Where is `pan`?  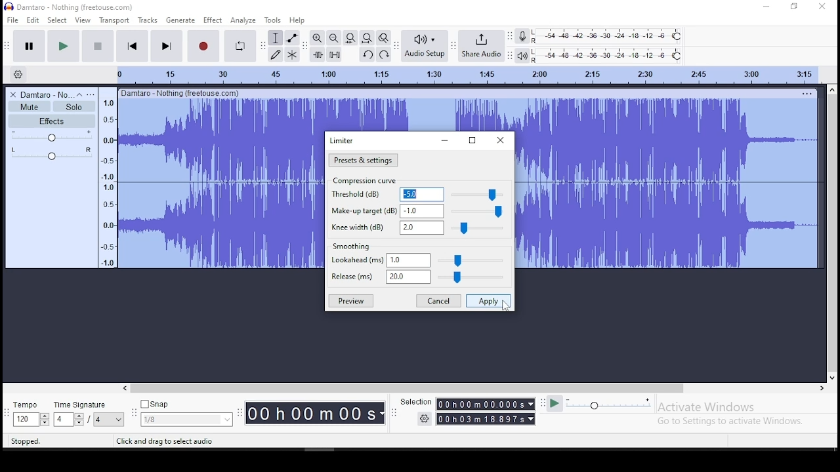
pan is located at coordinates (51, 153).